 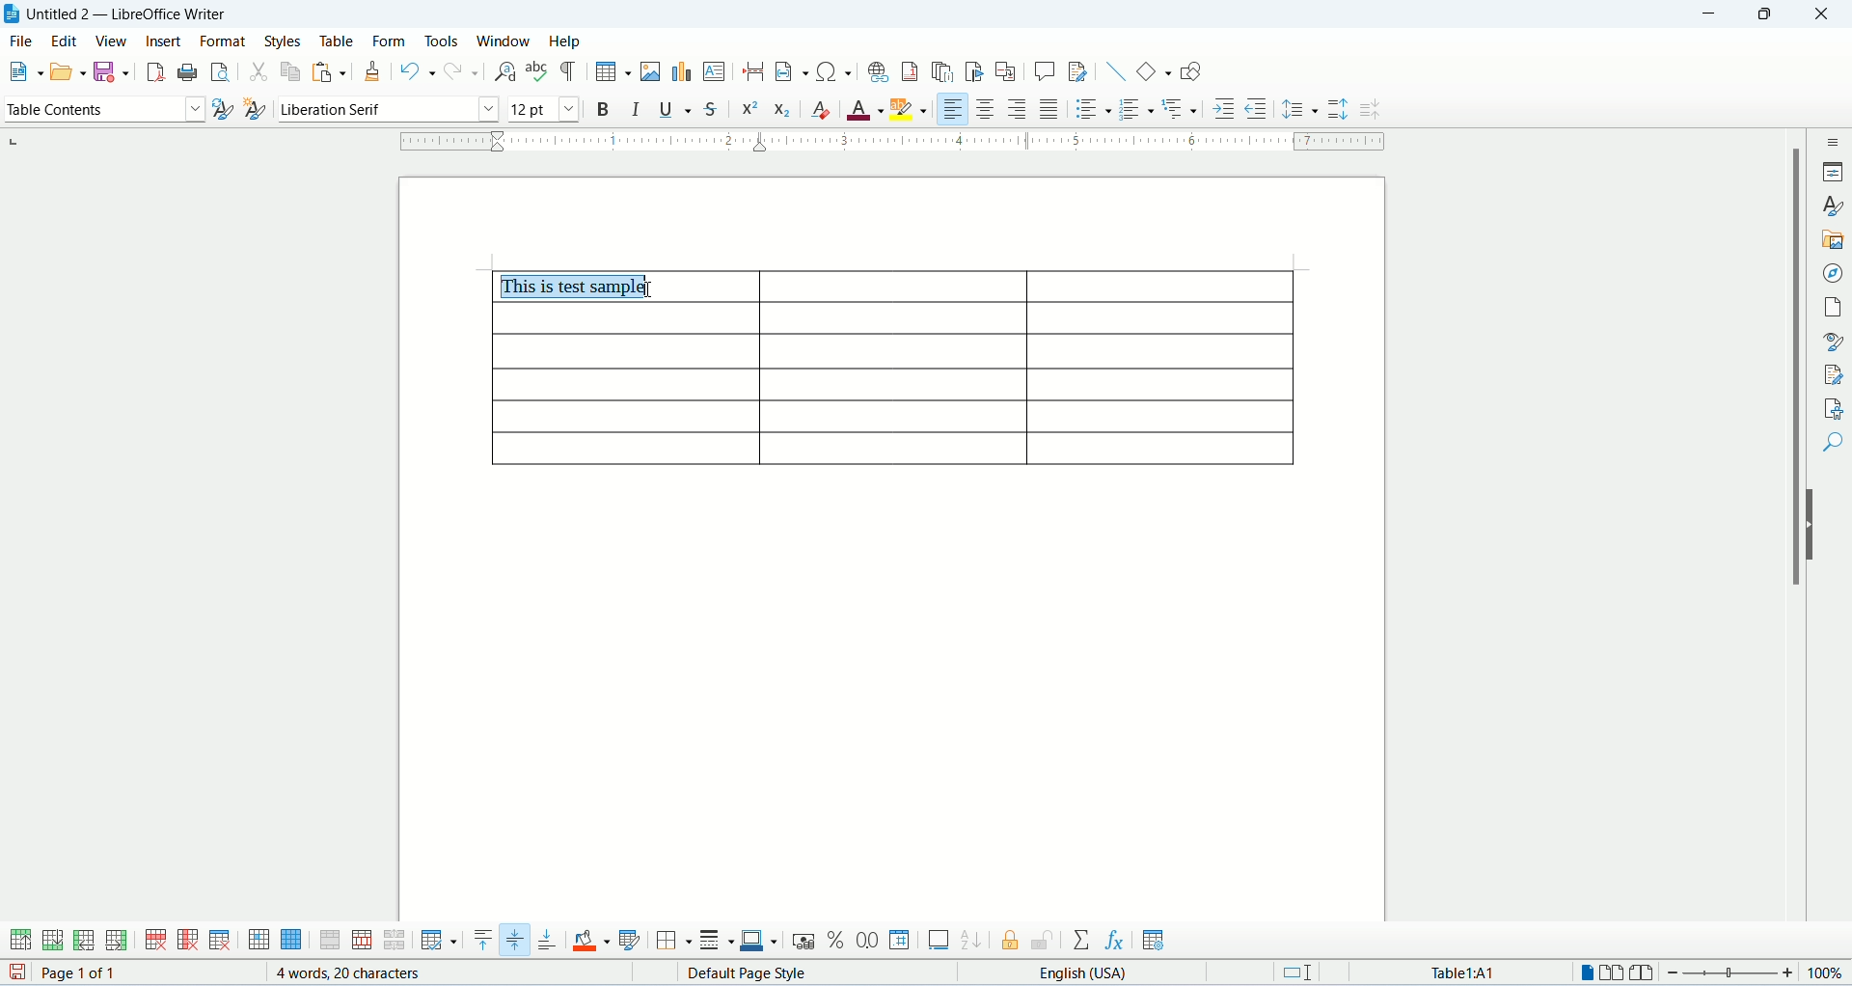 I want to click on underline, so click(x=675, y=110).